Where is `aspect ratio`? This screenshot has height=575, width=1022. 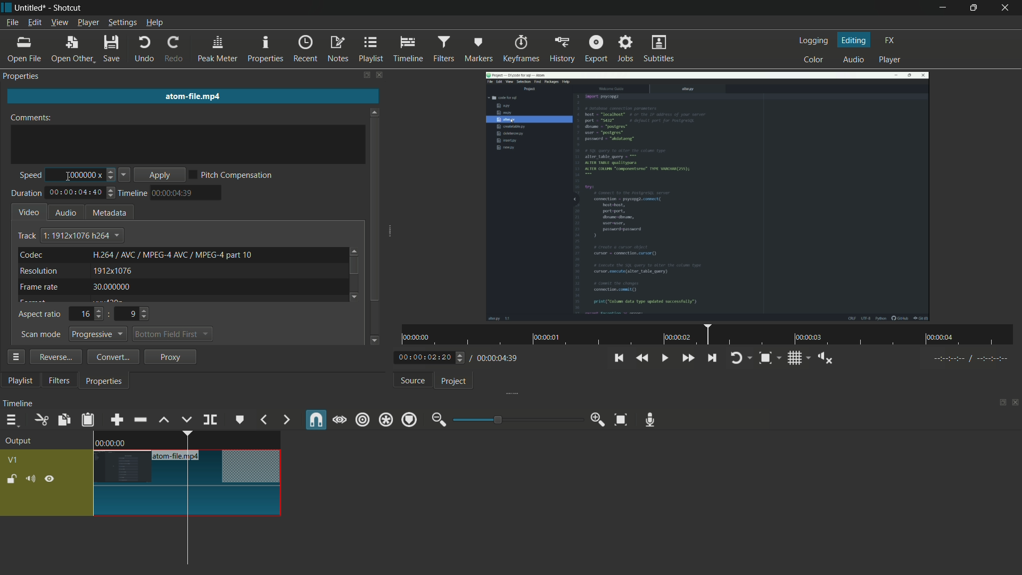 aspect ratio is located at coordinates (39, 315).